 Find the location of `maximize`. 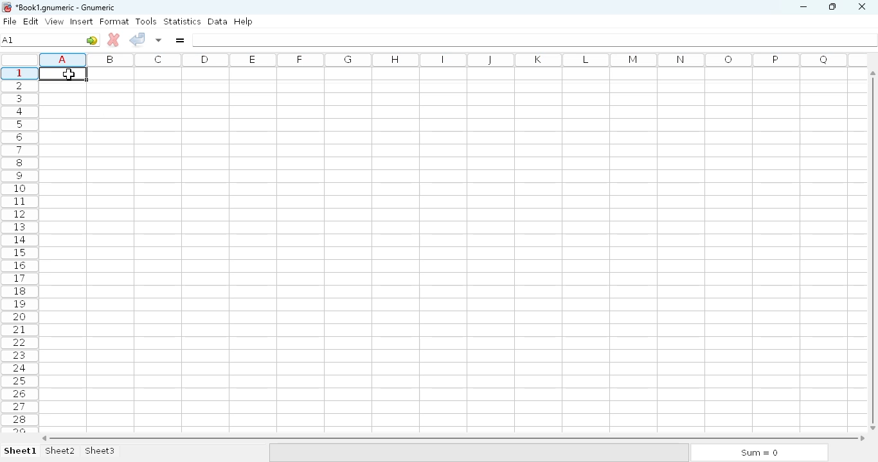

maximize is located at coordinates (832, 6).